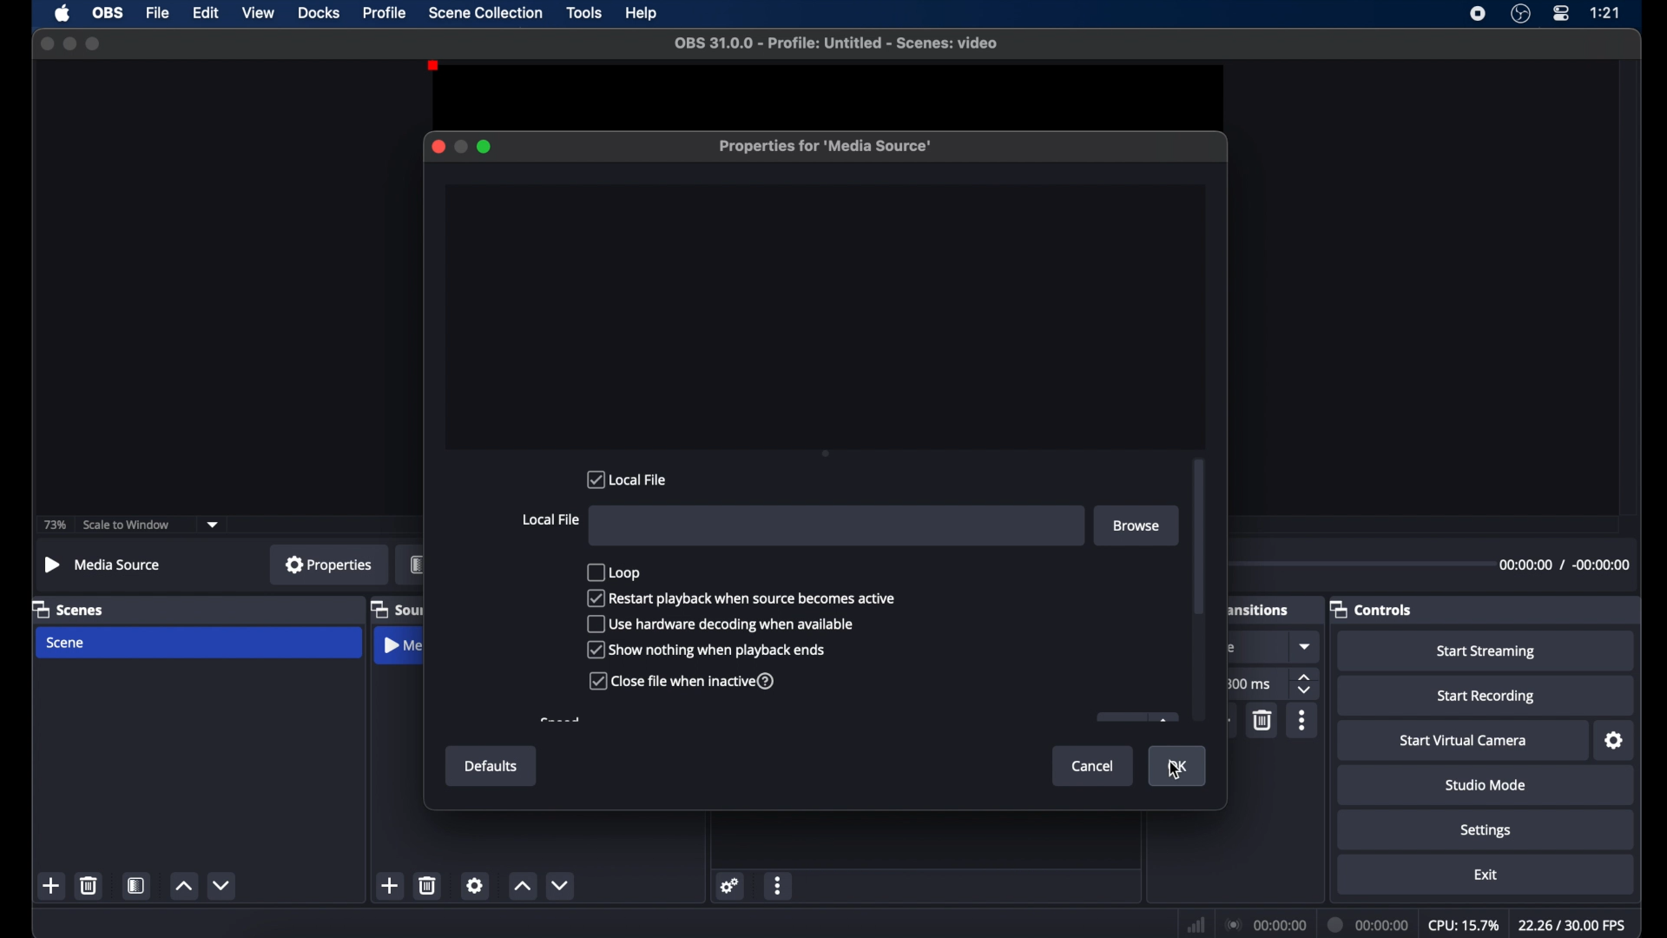  I want to click on settings, so click(1485, 829).